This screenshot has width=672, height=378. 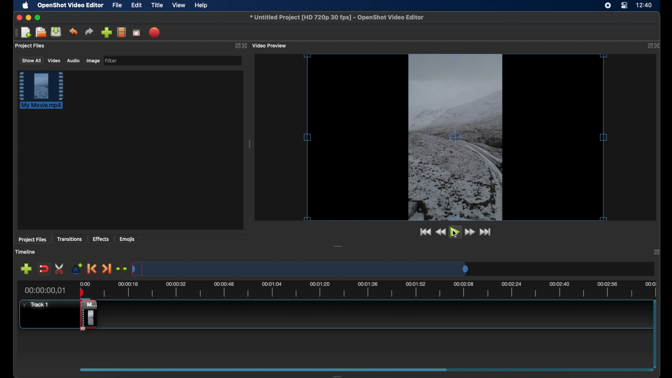 What do you see at coordinates (56, 32) in the screenshot?
I see `save project` at bounding box center [56, 32].